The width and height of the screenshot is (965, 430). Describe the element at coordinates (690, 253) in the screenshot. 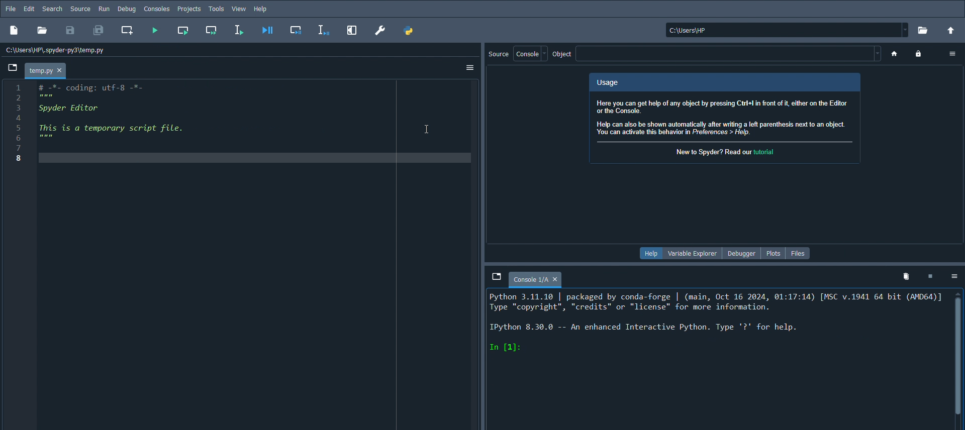

I see `Variable Explorer` at that location.